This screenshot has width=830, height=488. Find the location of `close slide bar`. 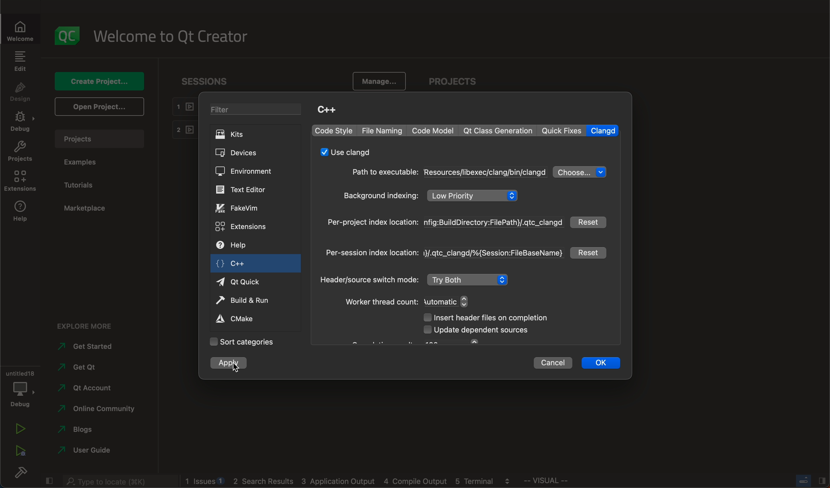

close slide bar is located at coordinates (49, 481).